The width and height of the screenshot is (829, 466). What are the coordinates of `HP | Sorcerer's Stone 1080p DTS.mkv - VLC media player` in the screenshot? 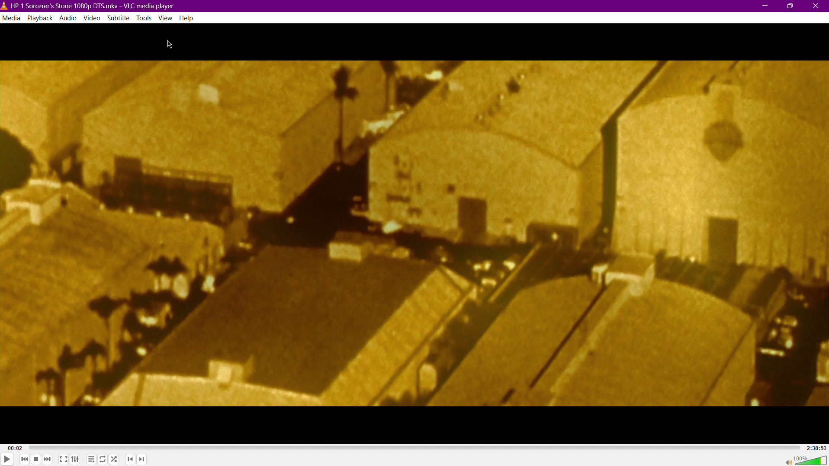 It's located at (88, 6).